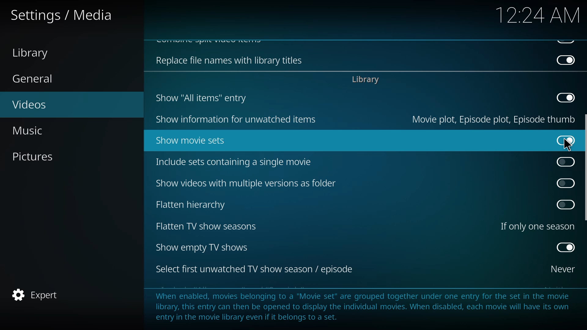 This screenshot has width=587, height=330. Describe the element at coordinates (566, 97) in the screenshot. I see `disabled` at that location.